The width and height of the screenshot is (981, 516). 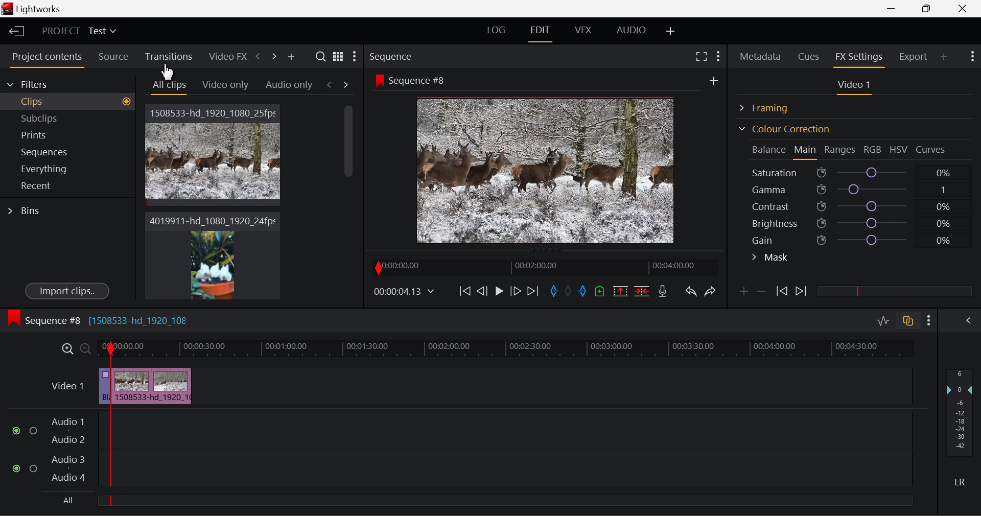 I want to click on Saturation, so click(x=853, y=171).